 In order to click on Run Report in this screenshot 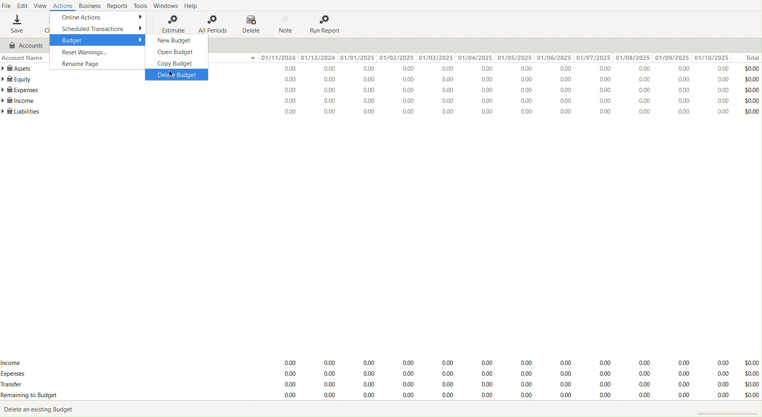, I will do `click(327, 24)`.